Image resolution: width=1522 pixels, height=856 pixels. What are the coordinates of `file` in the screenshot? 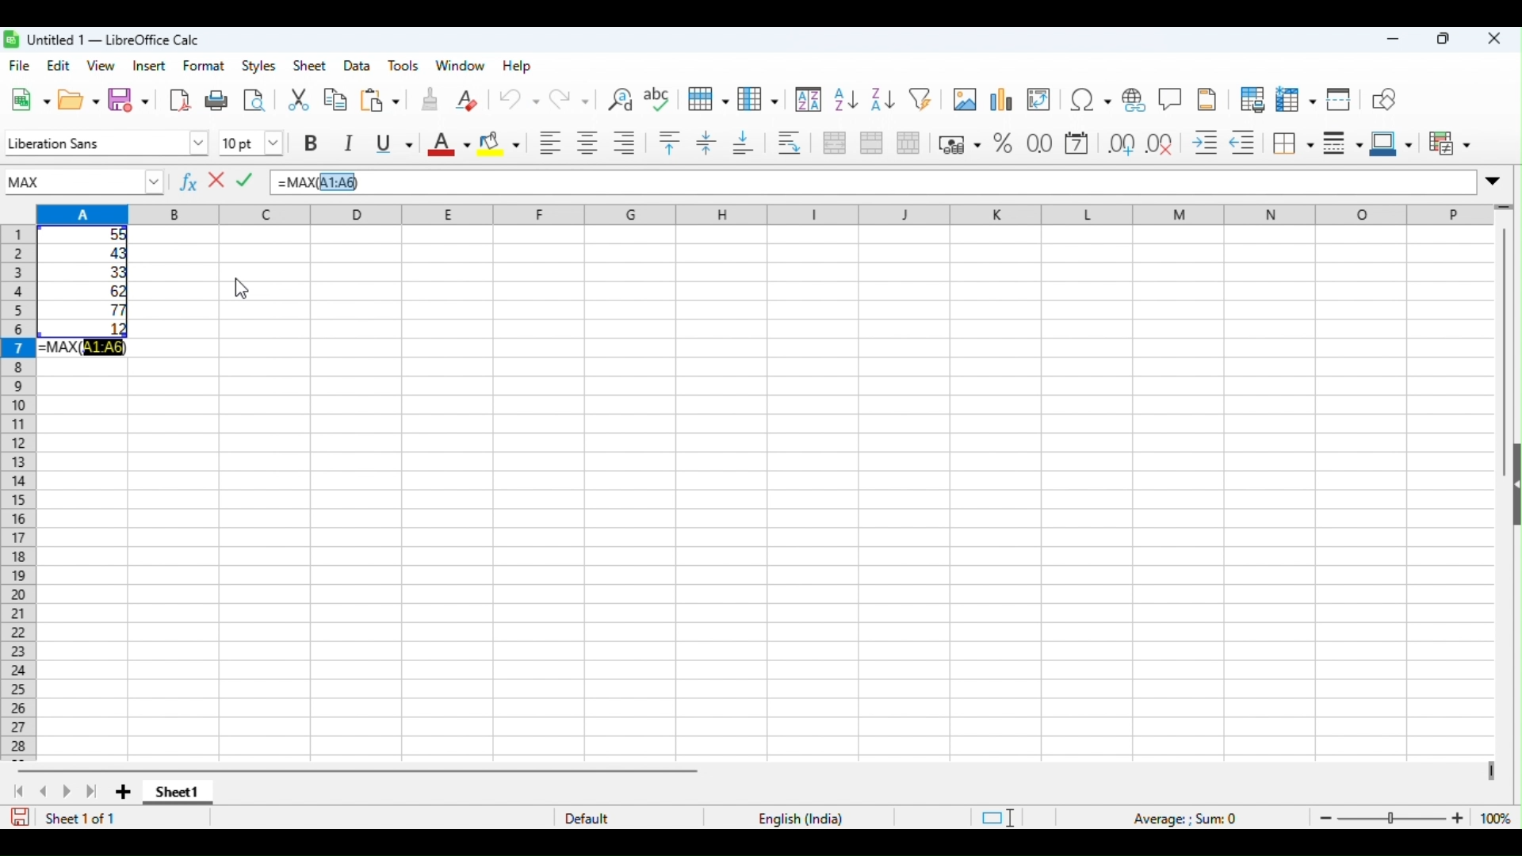 It's located at (22, 67).